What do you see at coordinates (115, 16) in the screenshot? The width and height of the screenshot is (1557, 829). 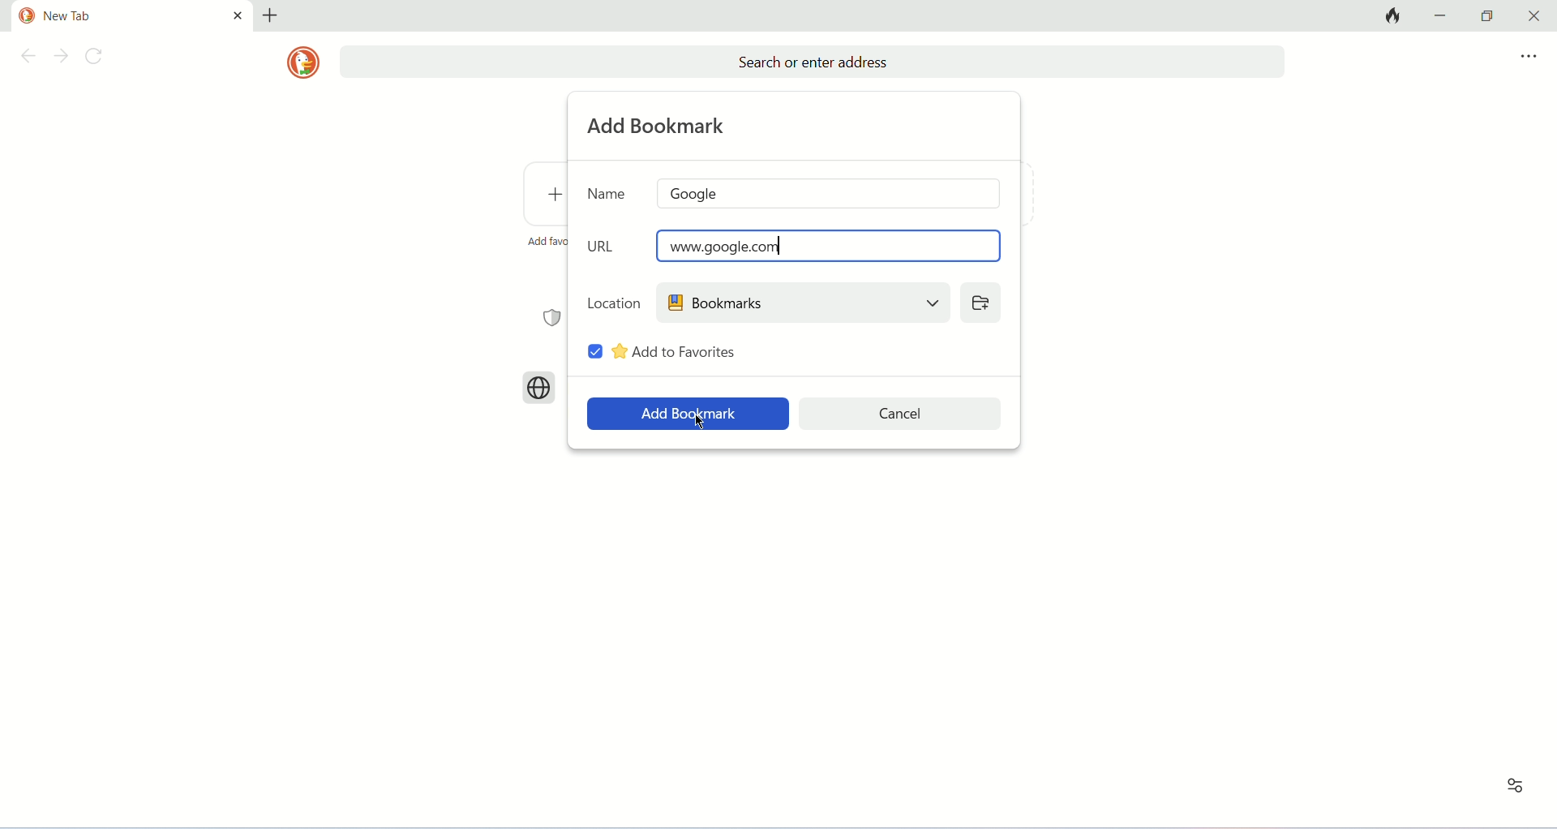 I see `current tab` at bounding box center [115, 16].